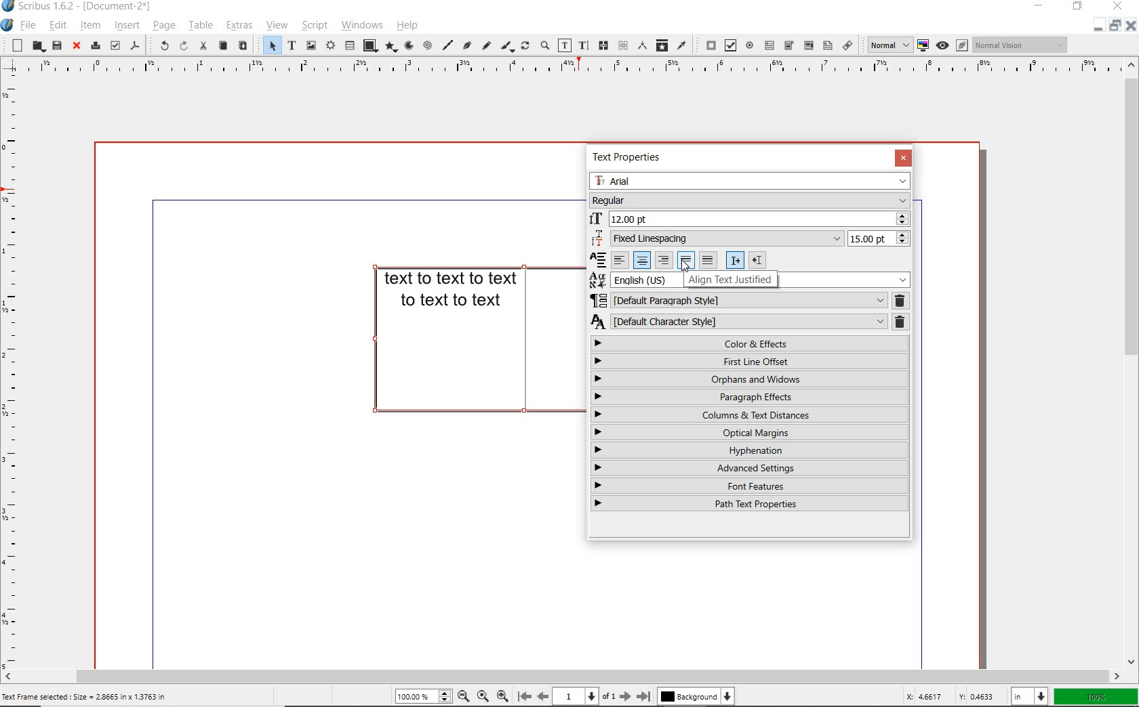 The width and height of the screenshot is (1139, 707). What do you see at coordinates (751, 279) in the screenshot?
I see `TEXT LANGUAGE` at bounding box center [751, 279].